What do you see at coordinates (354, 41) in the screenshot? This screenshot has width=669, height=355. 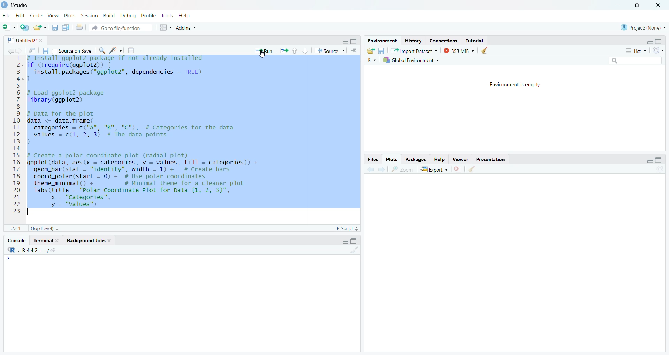 I see `hide console` at bounding box center [354, 41].